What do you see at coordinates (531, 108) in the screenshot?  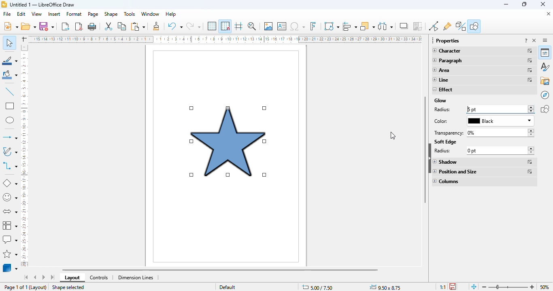 I see `increase` at bounding box center [531, 108].